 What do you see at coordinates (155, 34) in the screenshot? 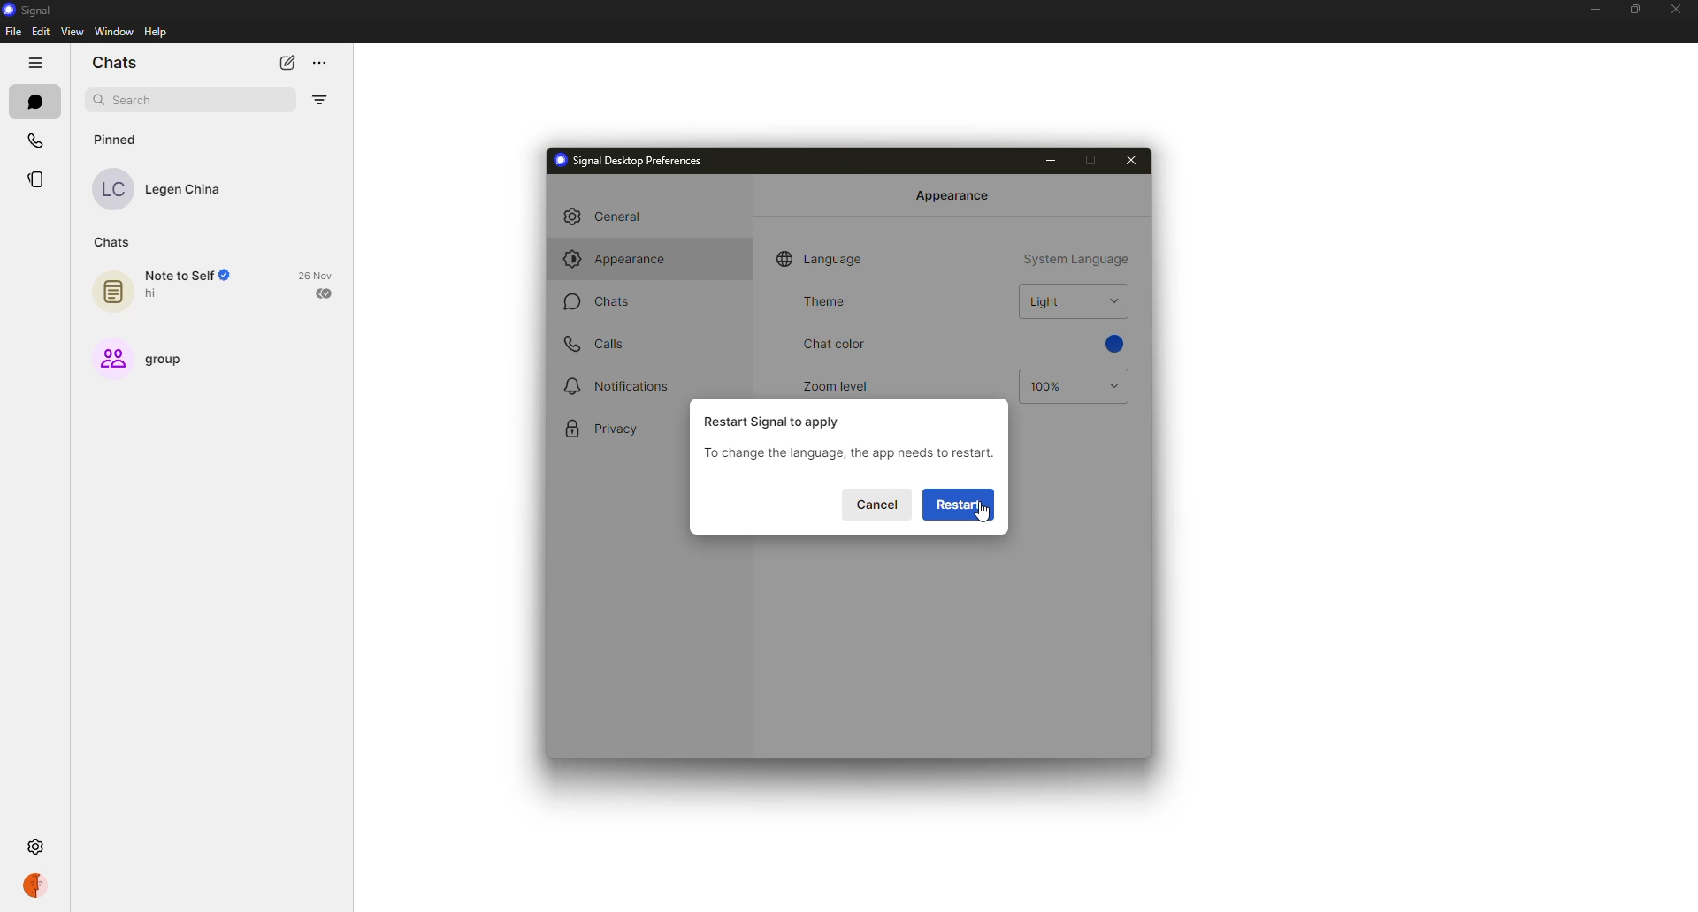
I see `help` at bounding box center [155, 34].